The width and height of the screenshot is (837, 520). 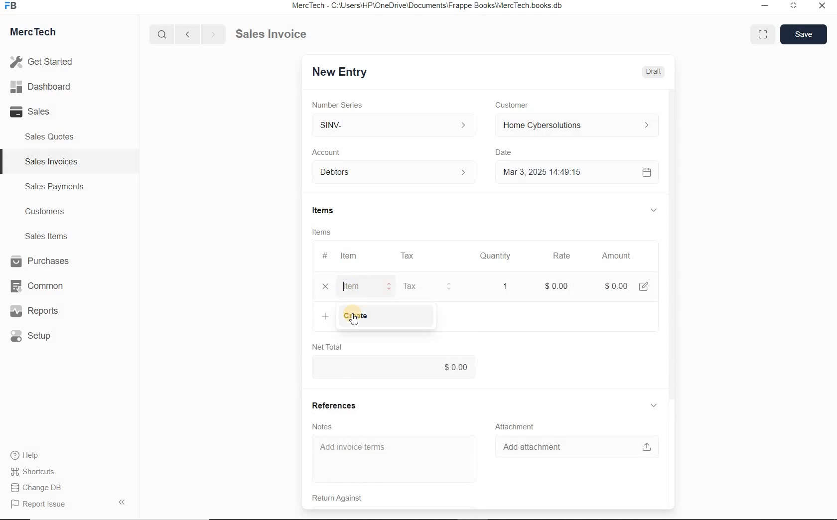 I want to click on Calendar, so click(x=646, y=173).